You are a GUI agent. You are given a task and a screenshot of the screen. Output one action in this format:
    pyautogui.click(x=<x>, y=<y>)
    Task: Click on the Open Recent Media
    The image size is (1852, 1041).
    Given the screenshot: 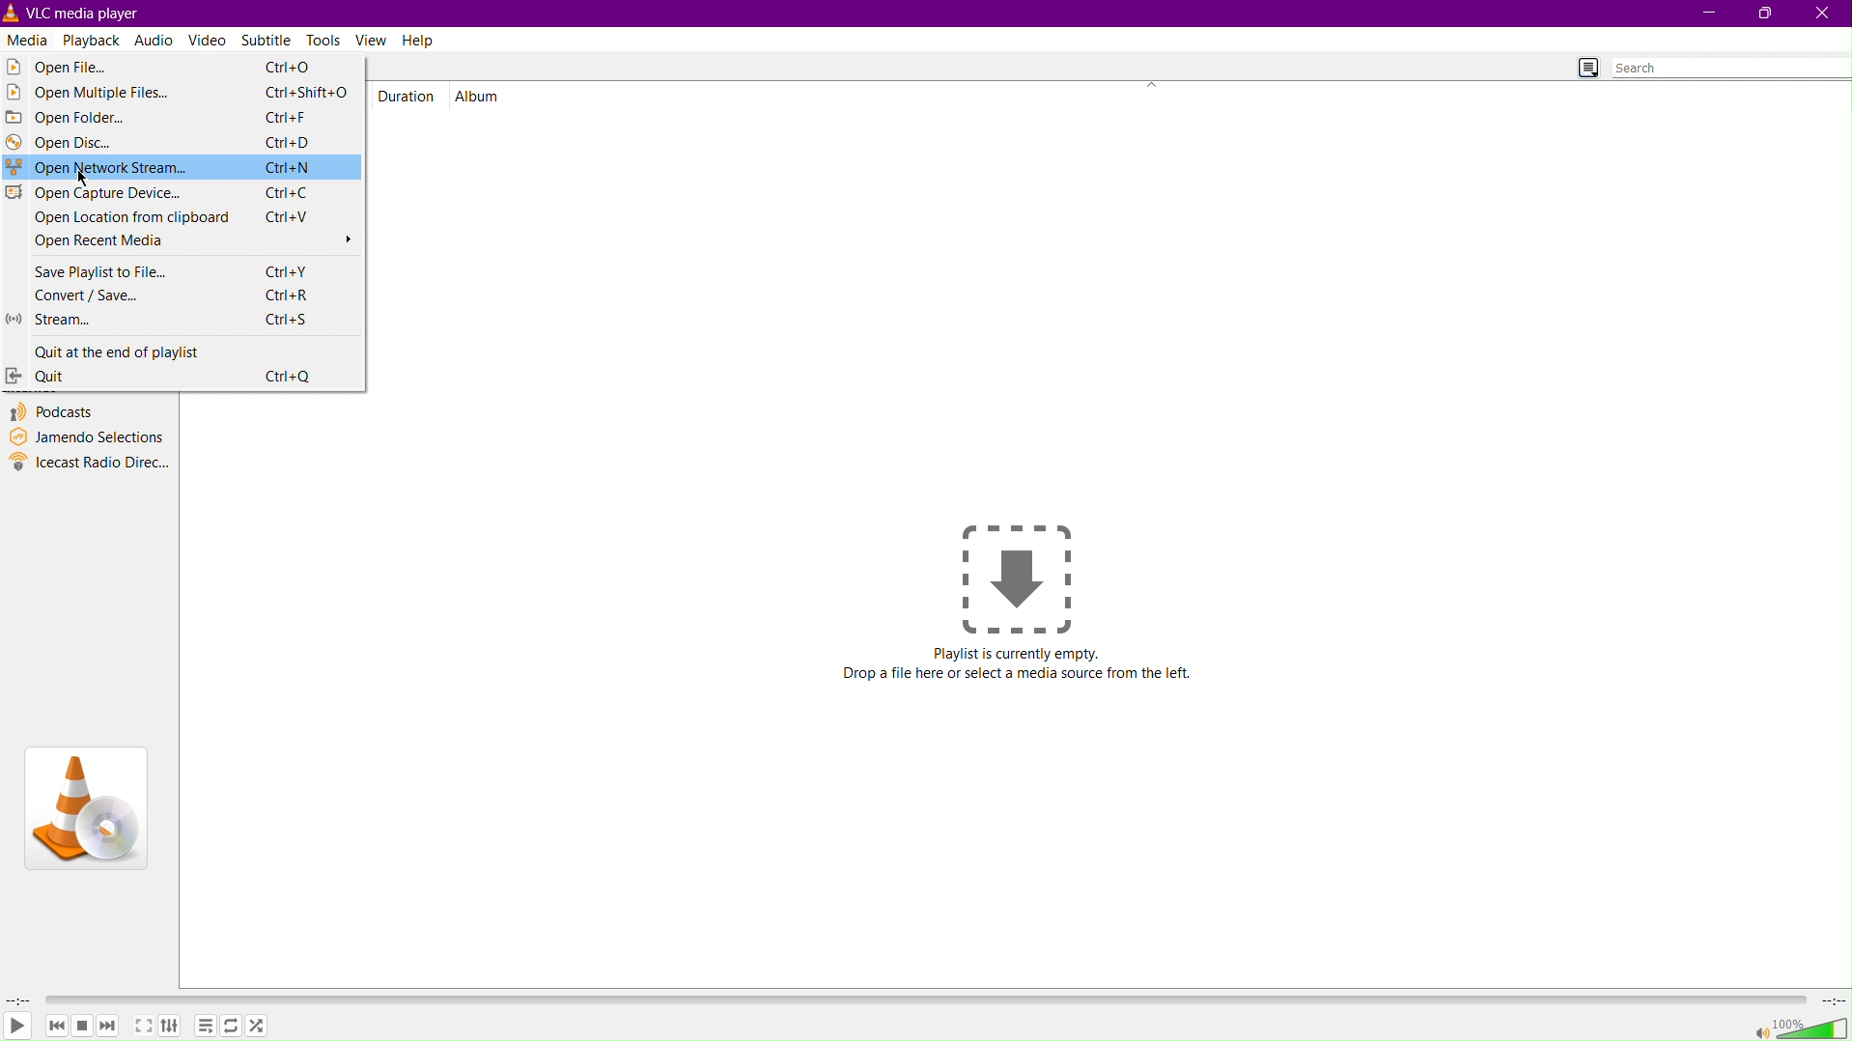 What is the action you would take?
    pyautogui.click(x=181, y=243)
    